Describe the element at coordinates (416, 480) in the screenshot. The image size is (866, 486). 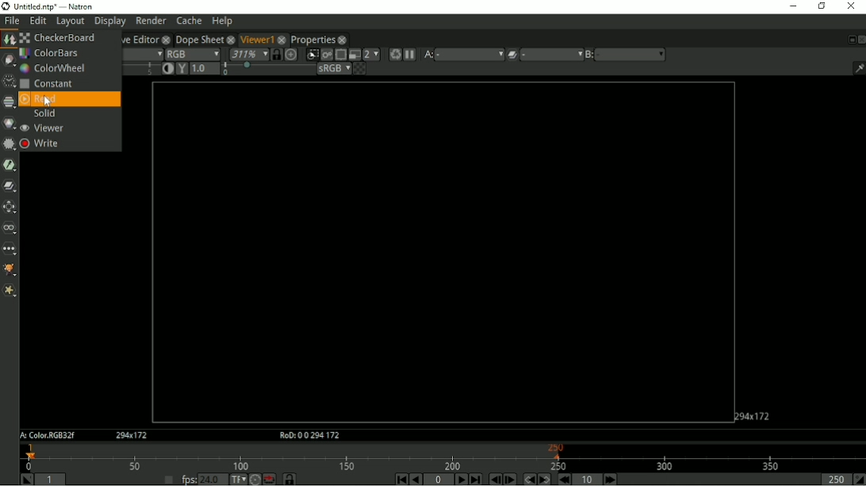
I see `Play backward` at that location.